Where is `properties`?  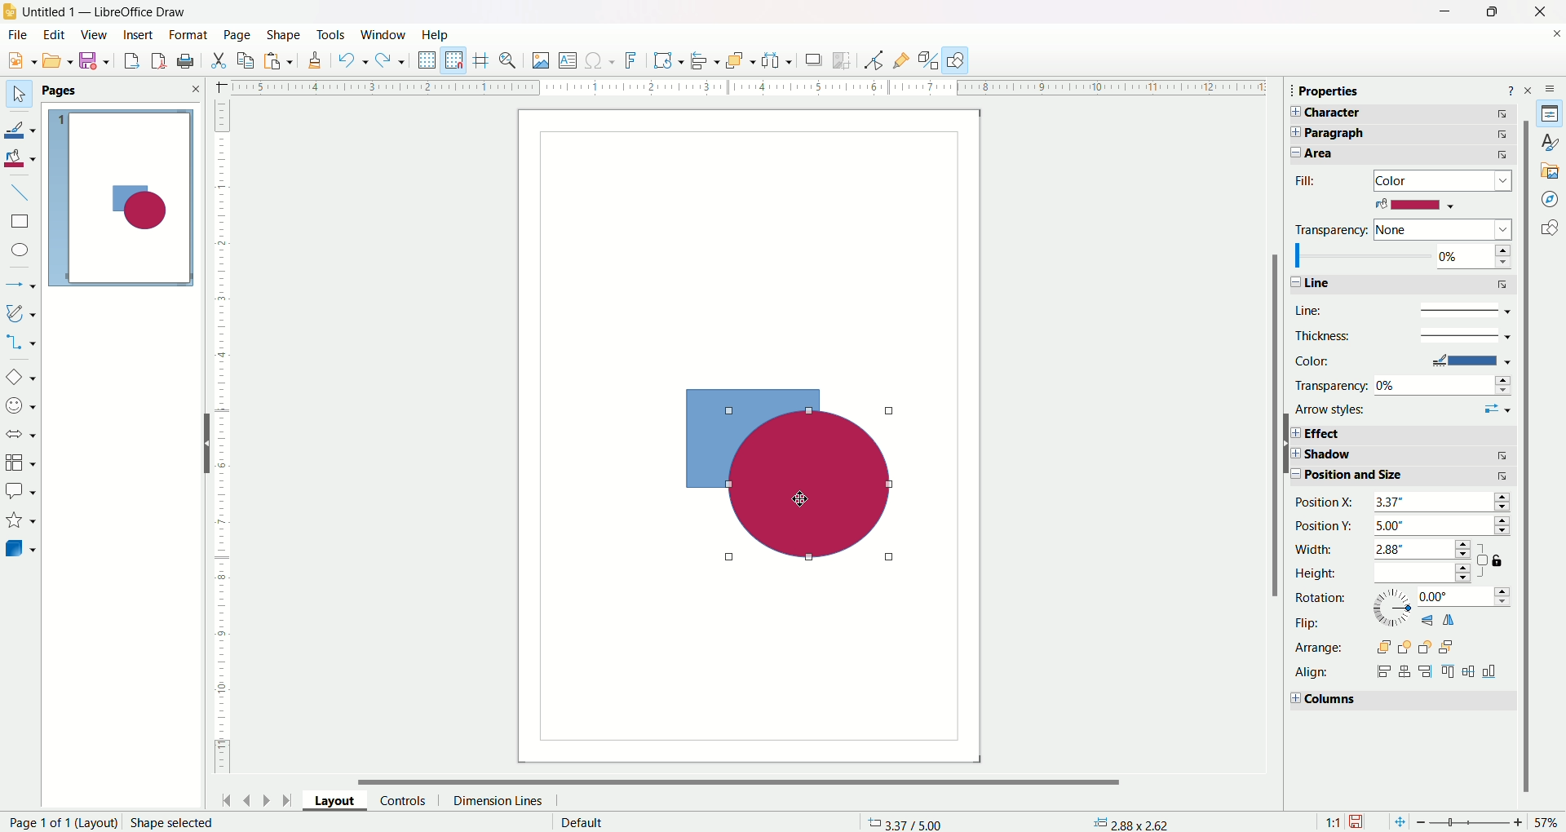
properties is located at coordinates (1552, 113).